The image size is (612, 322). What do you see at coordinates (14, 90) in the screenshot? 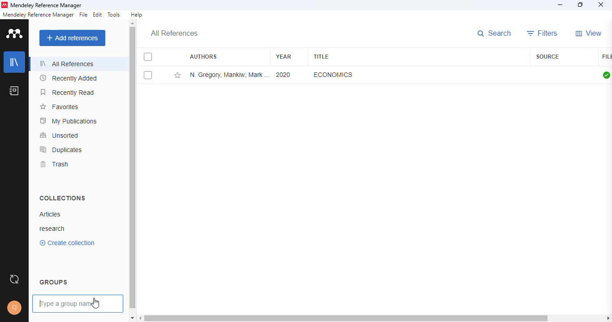
I see `notebook` at bounding box center [14, 90].